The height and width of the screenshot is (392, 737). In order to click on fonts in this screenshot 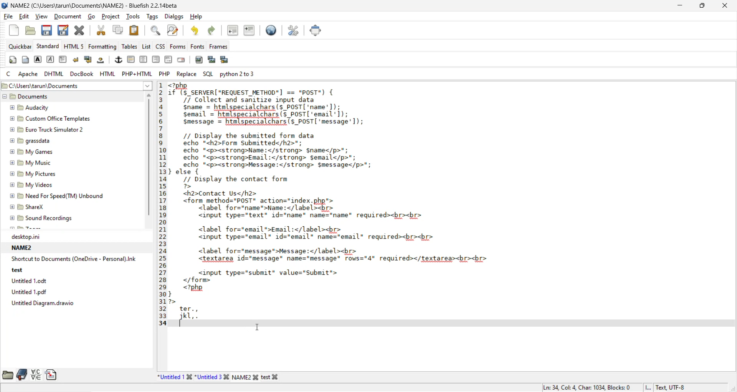, I will do `click(198, 46)`.